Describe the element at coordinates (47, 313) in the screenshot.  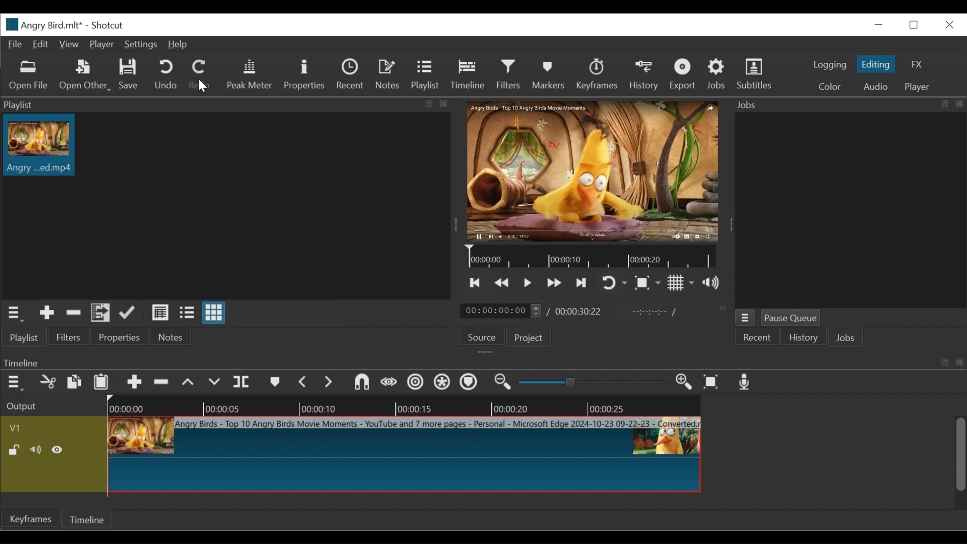
I see `Add Source to the playlist` at that location.